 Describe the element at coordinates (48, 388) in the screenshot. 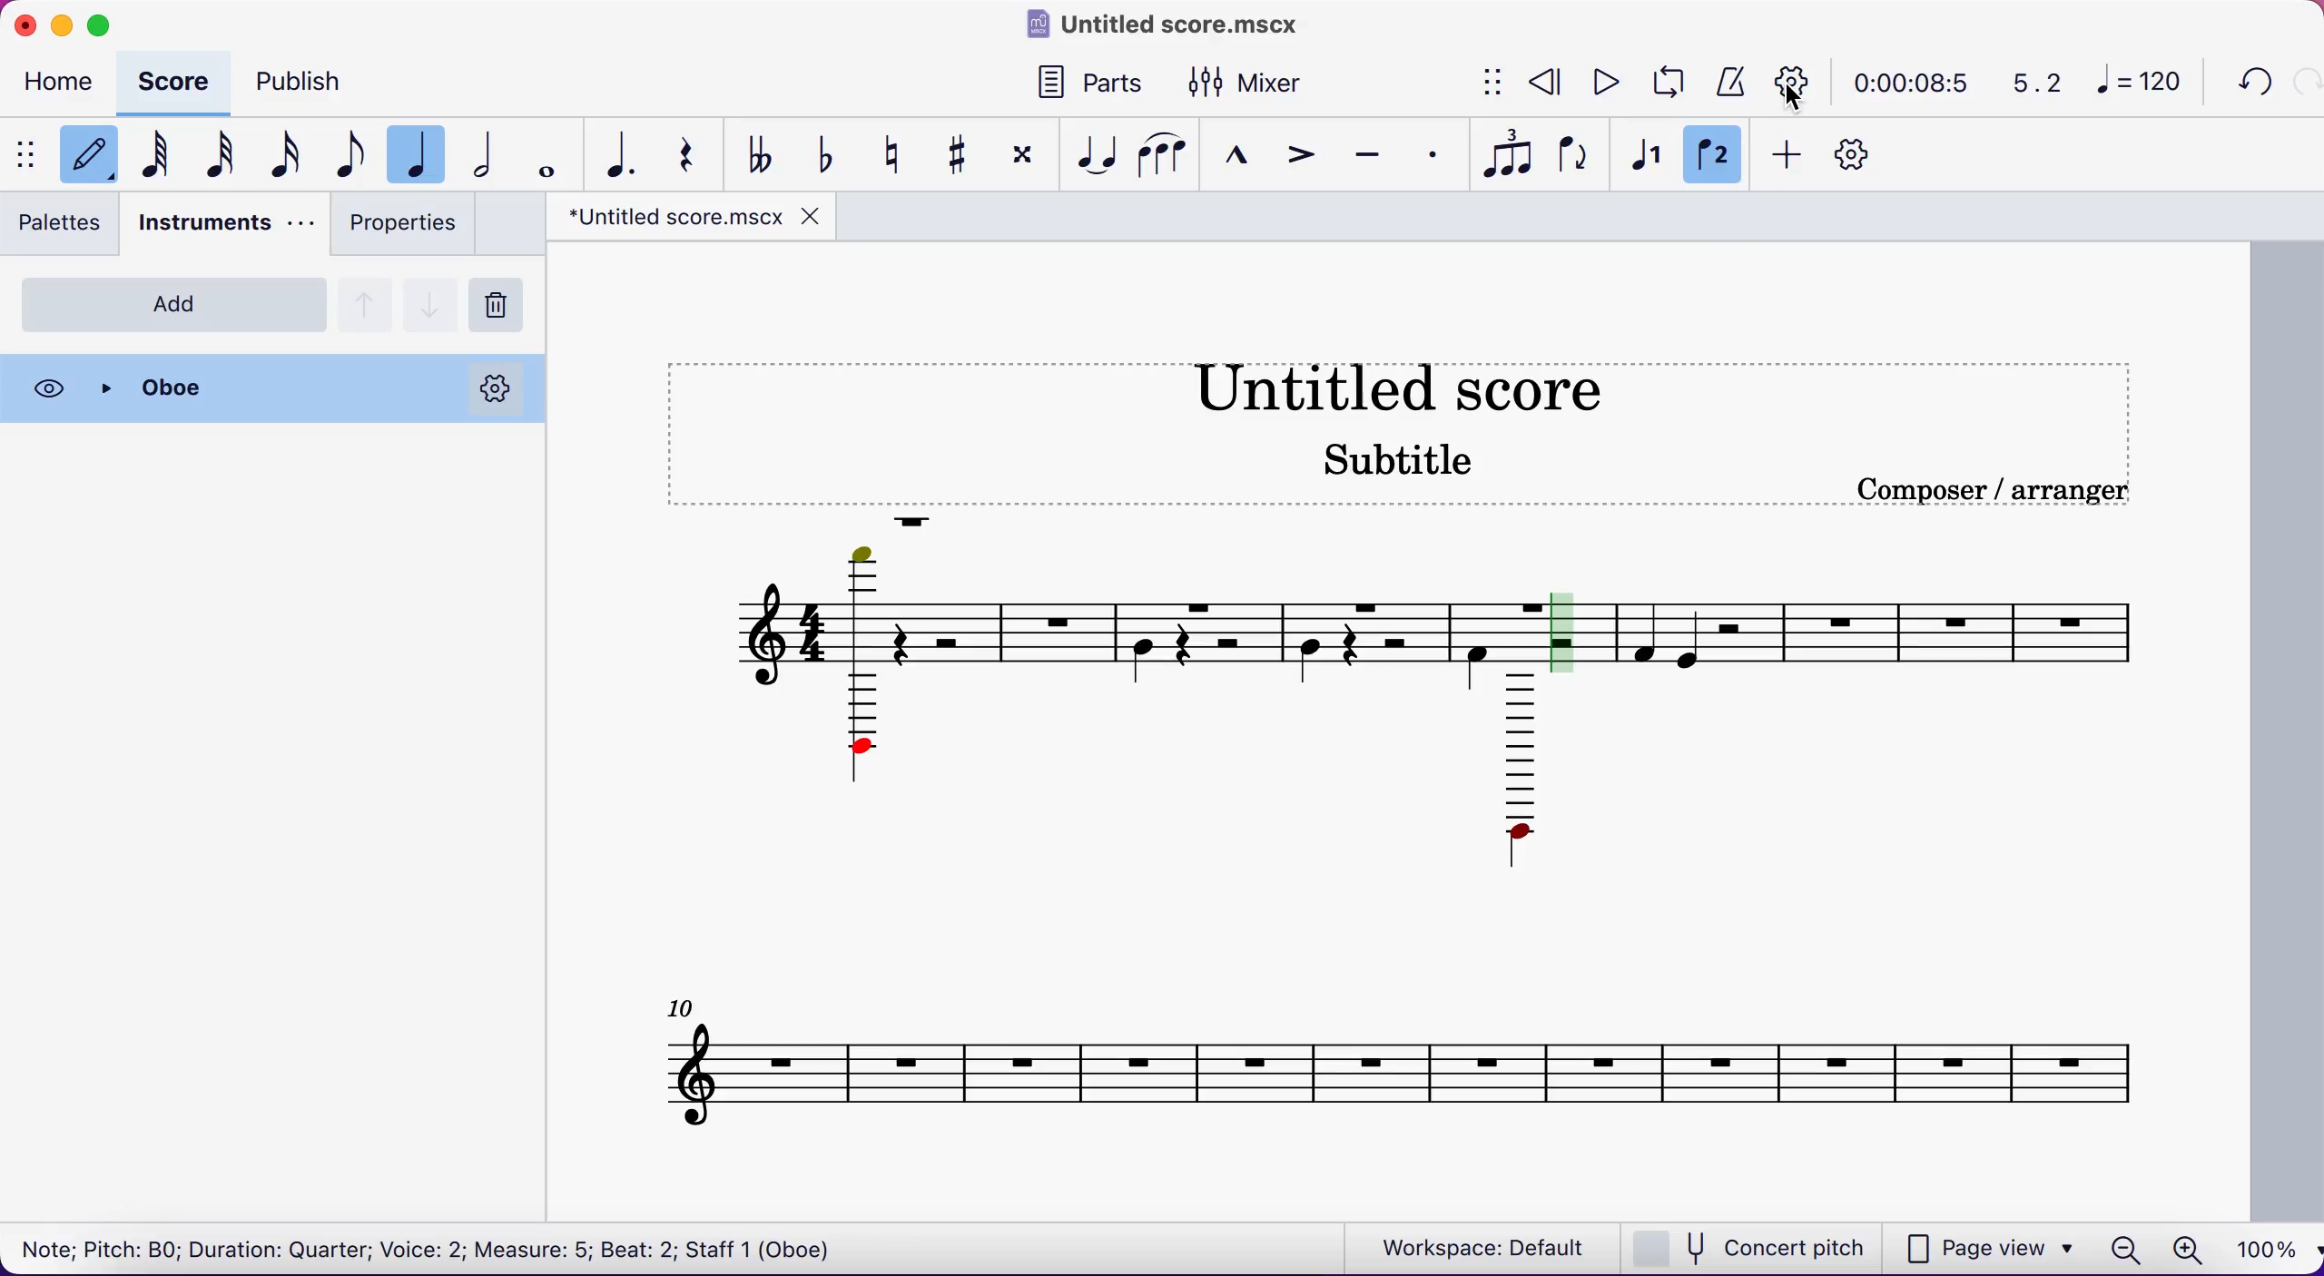

I see `visibility` at that location.